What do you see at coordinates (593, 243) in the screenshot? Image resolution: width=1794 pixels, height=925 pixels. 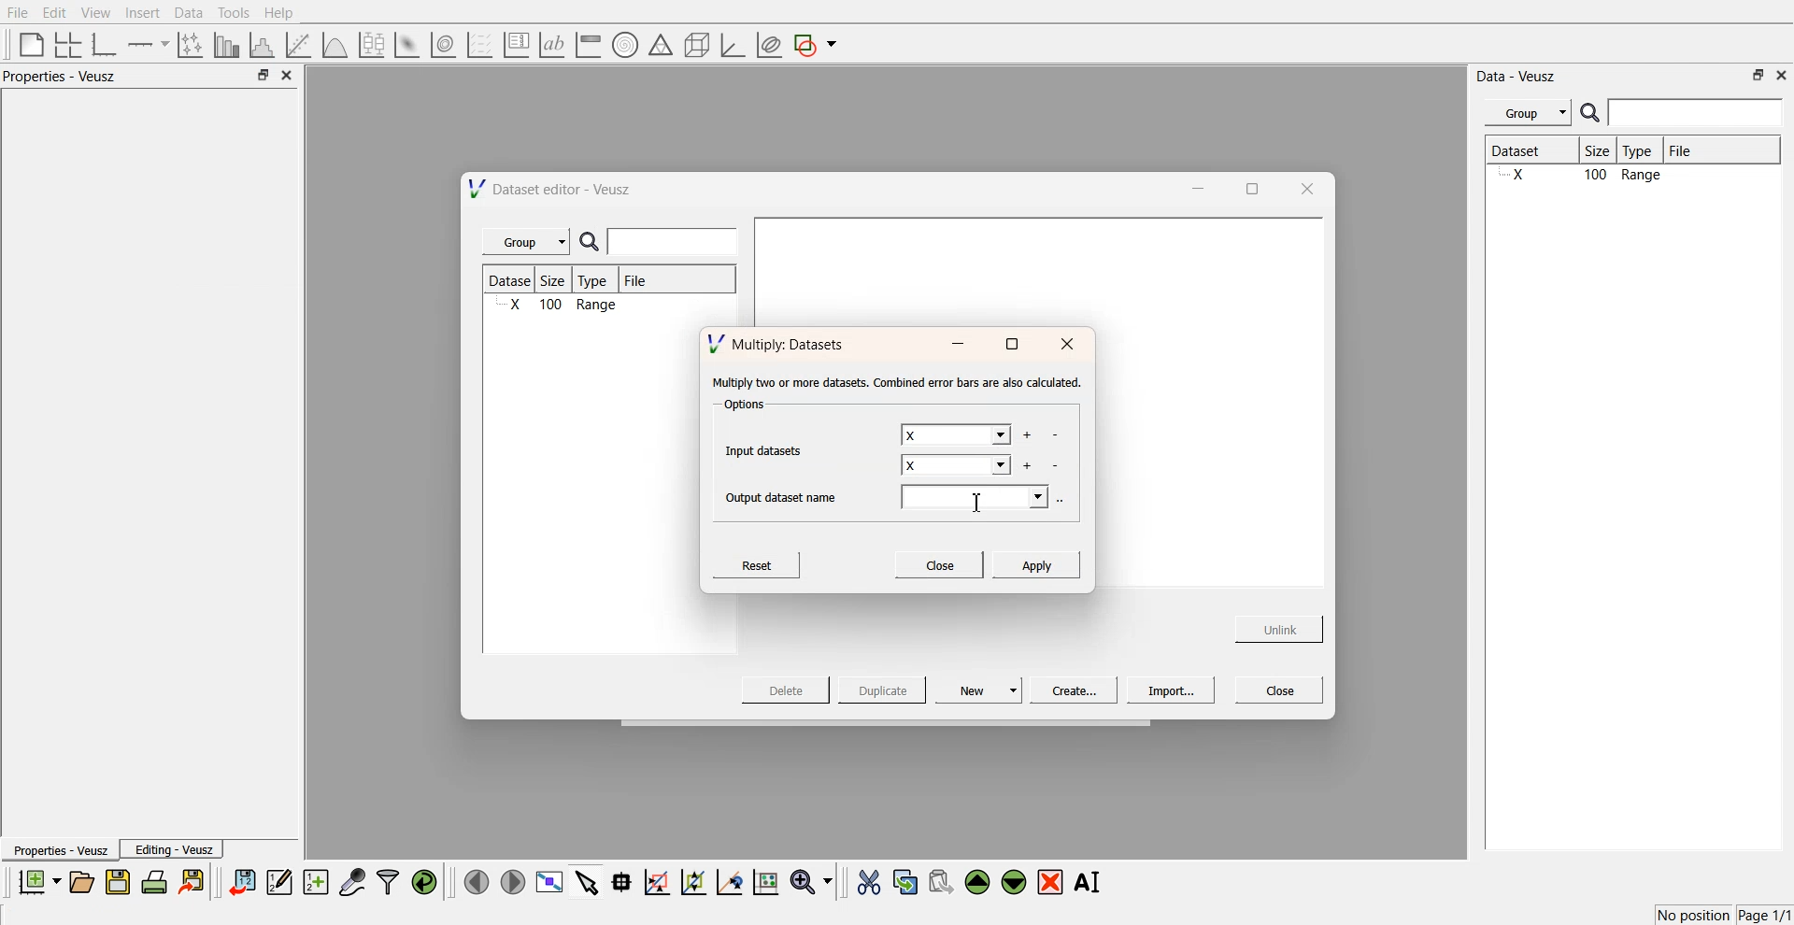 I see `search icon` at bounding box center [593, 243].